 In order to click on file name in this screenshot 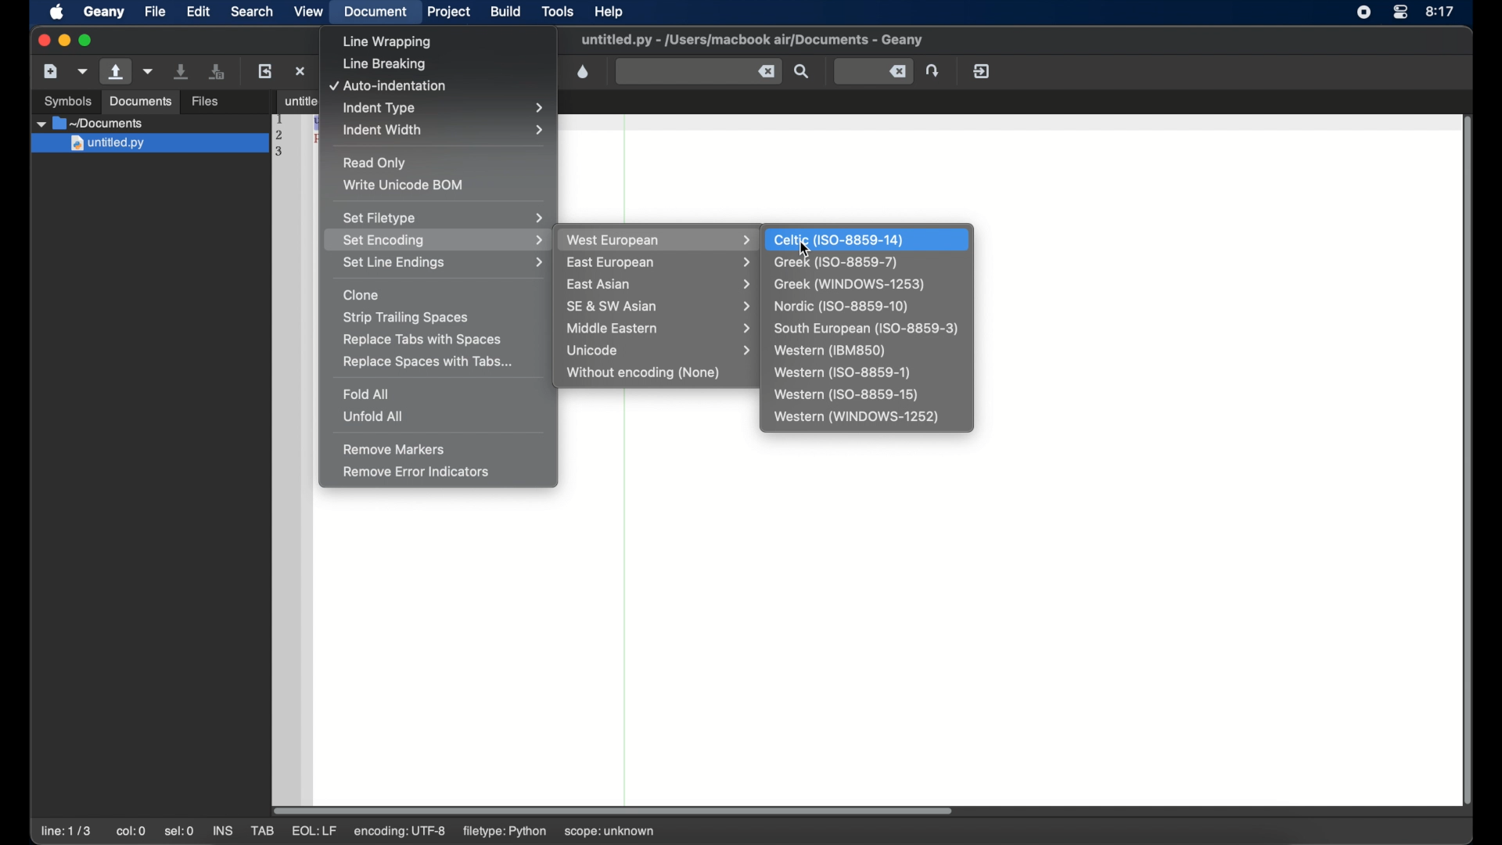, I will do `click(752, 40)`.